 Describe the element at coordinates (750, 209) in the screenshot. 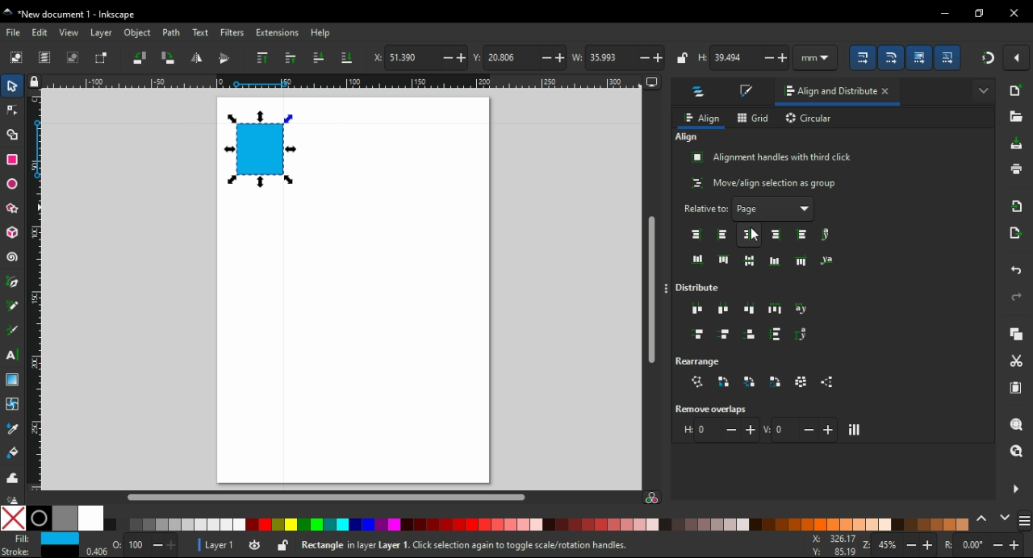

I see `relative to` at that location.